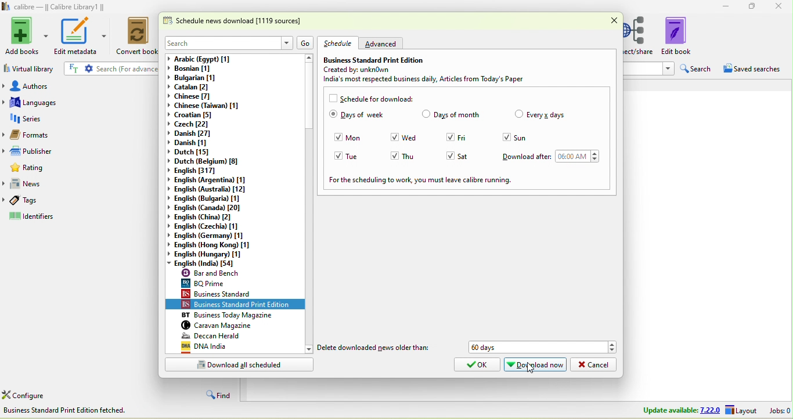 The height and width of the screenshot is (419, 793). Describe the element at coordinates (426, 115) in the screenshot. I see `Checkbox` at that location.